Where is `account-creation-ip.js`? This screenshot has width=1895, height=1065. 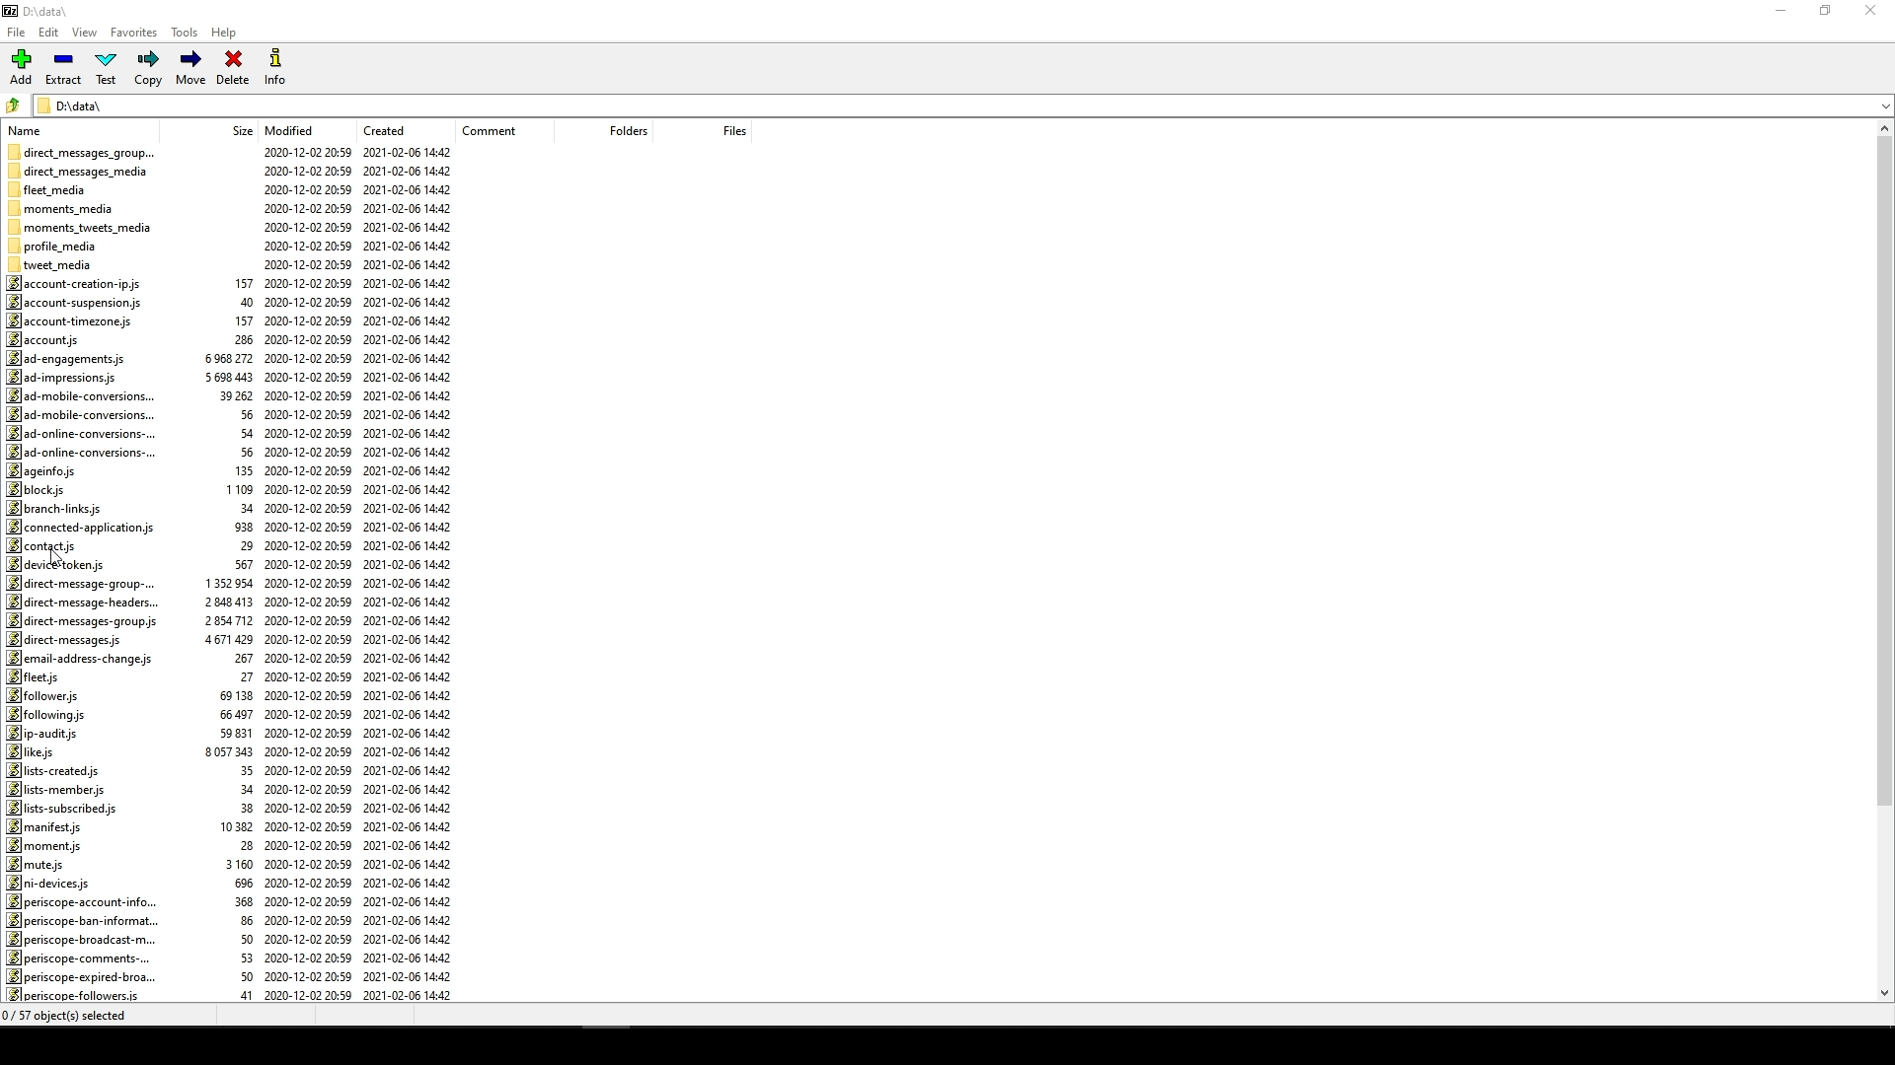
account-creation-ip.js is located at coordinates (82, 283).